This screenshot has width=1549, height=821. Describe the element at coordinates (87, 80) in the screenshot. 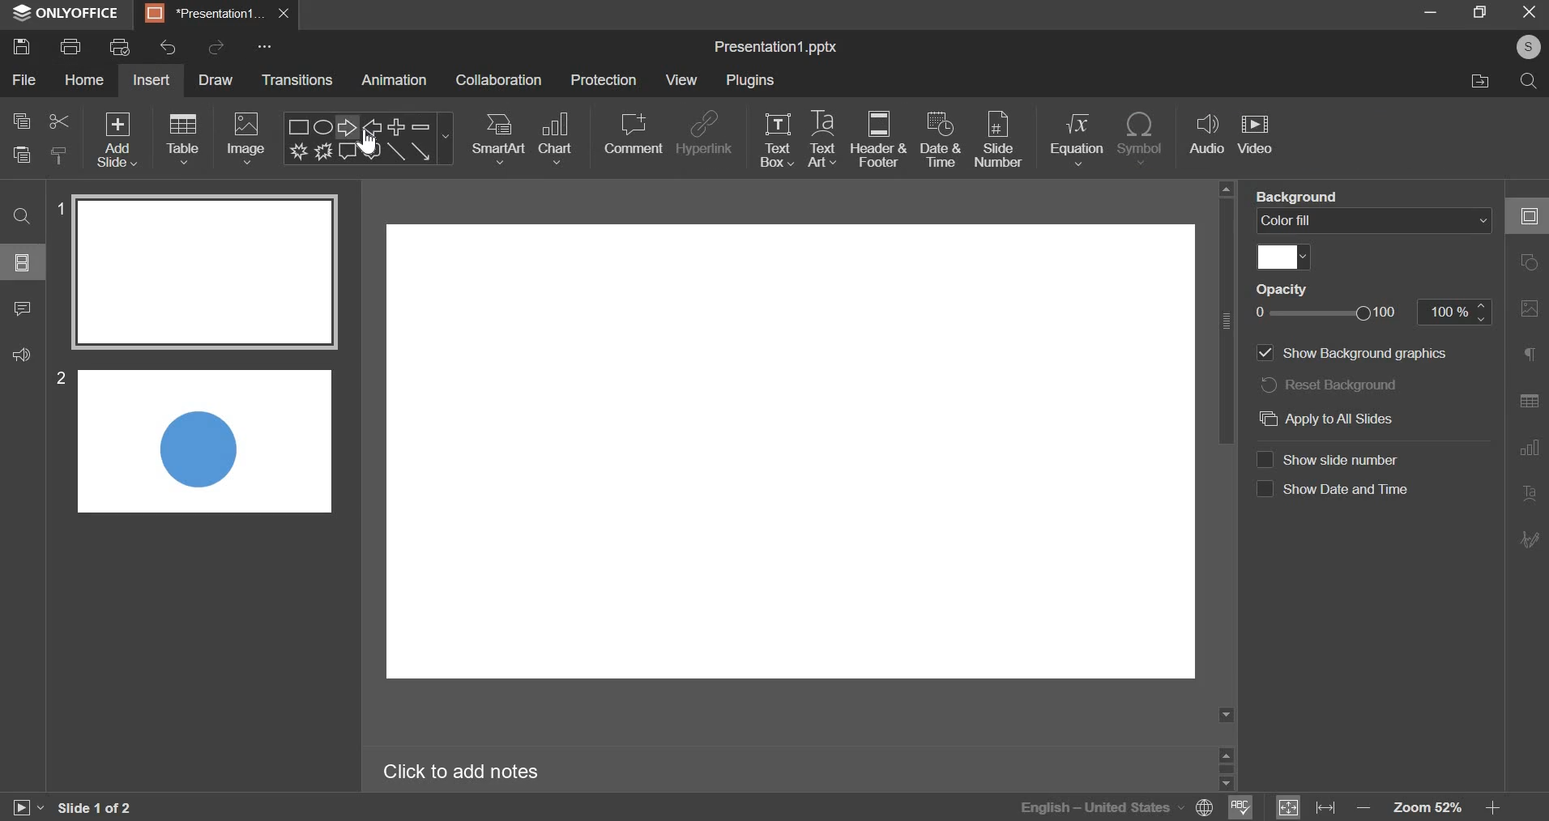

I see `home` at that location.